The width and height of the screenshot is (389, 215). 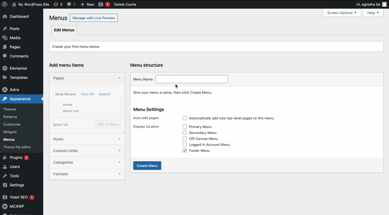 What do you see at coordinates (68, 65) in the screenshot?
I see `Add menu items` at bounding box center [68, 65].